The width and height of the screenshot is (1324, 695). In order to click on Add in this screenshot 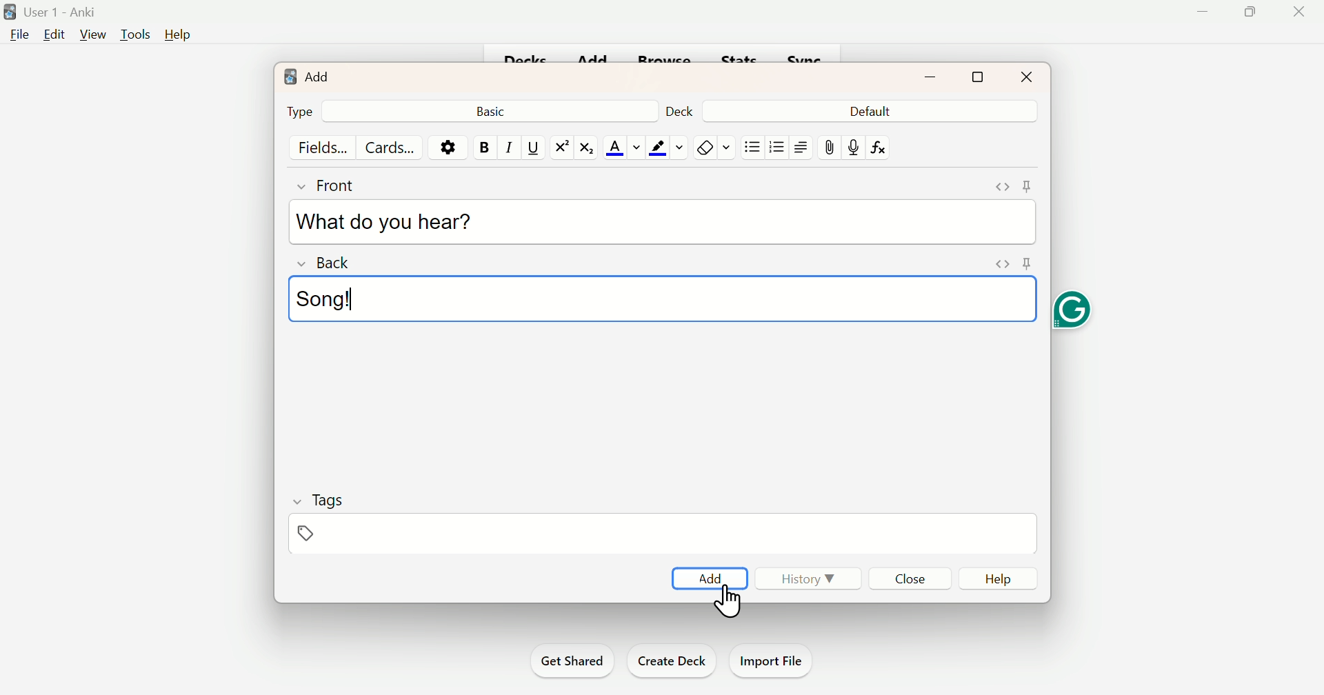, I will do `click(309, 78)`.